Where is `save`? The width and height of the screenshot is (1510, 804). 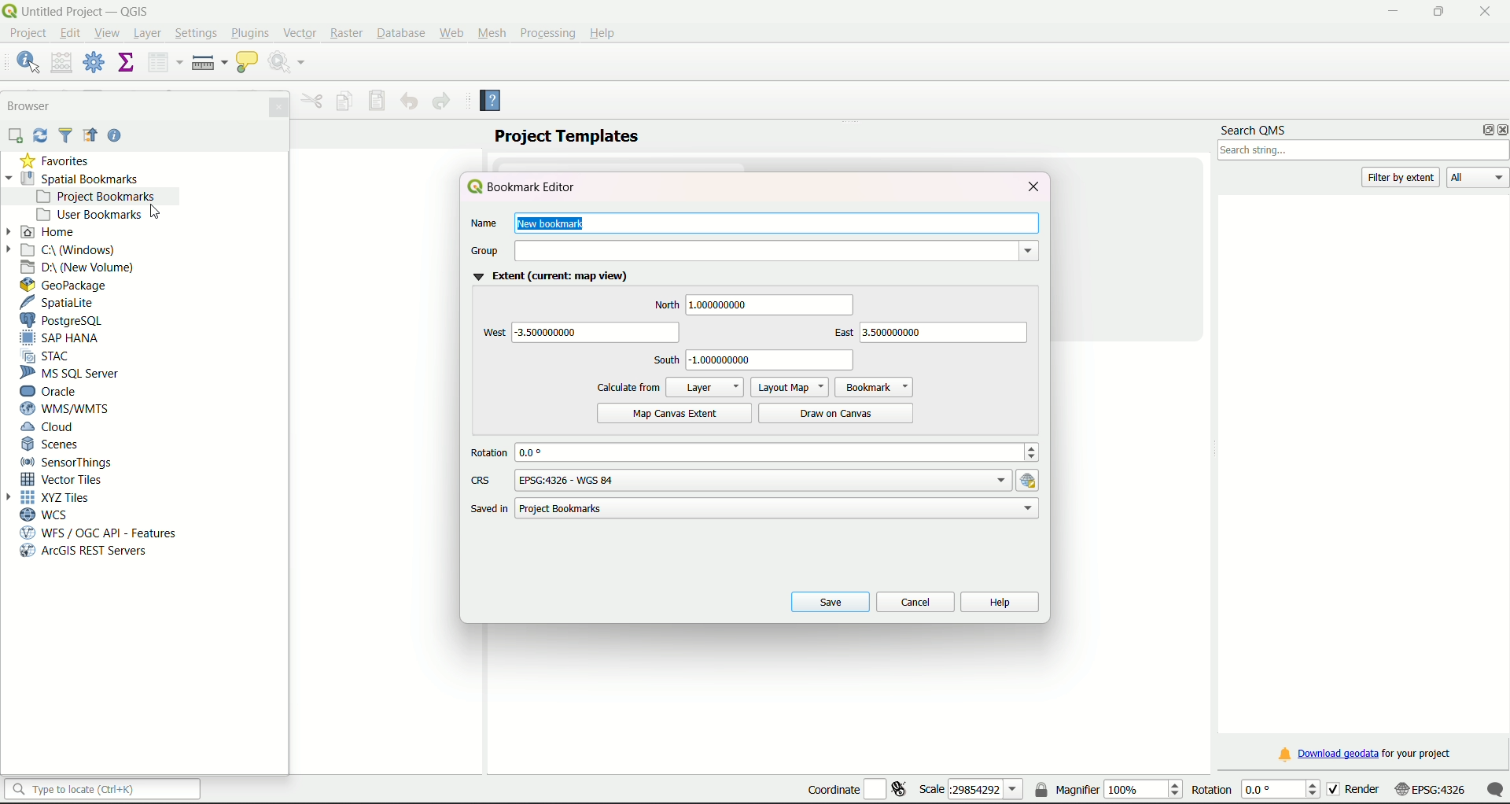 save is located at coordinates (830, 601).